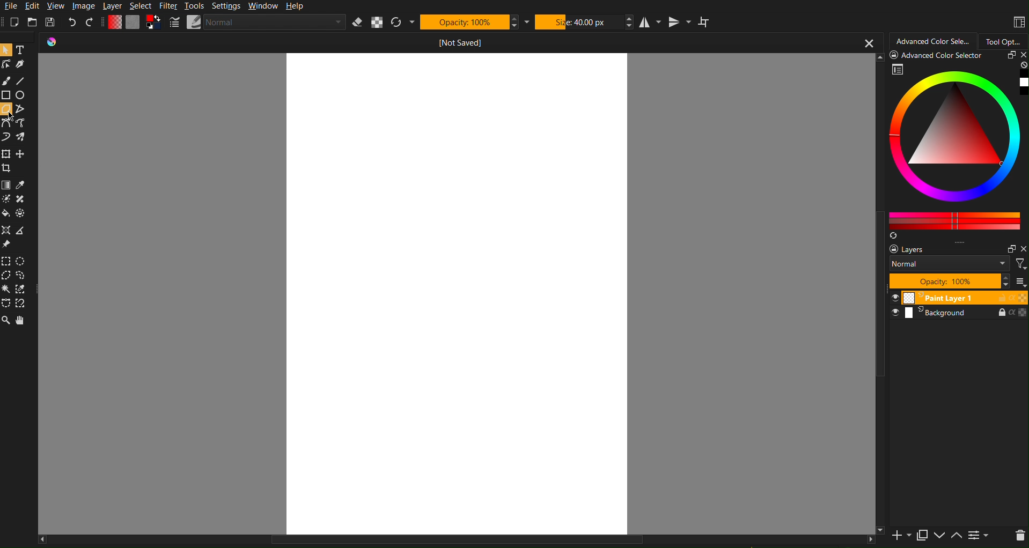  Describe the element at coordinates (6, 228) in the screenshot. I see `assistant tool` at that location.